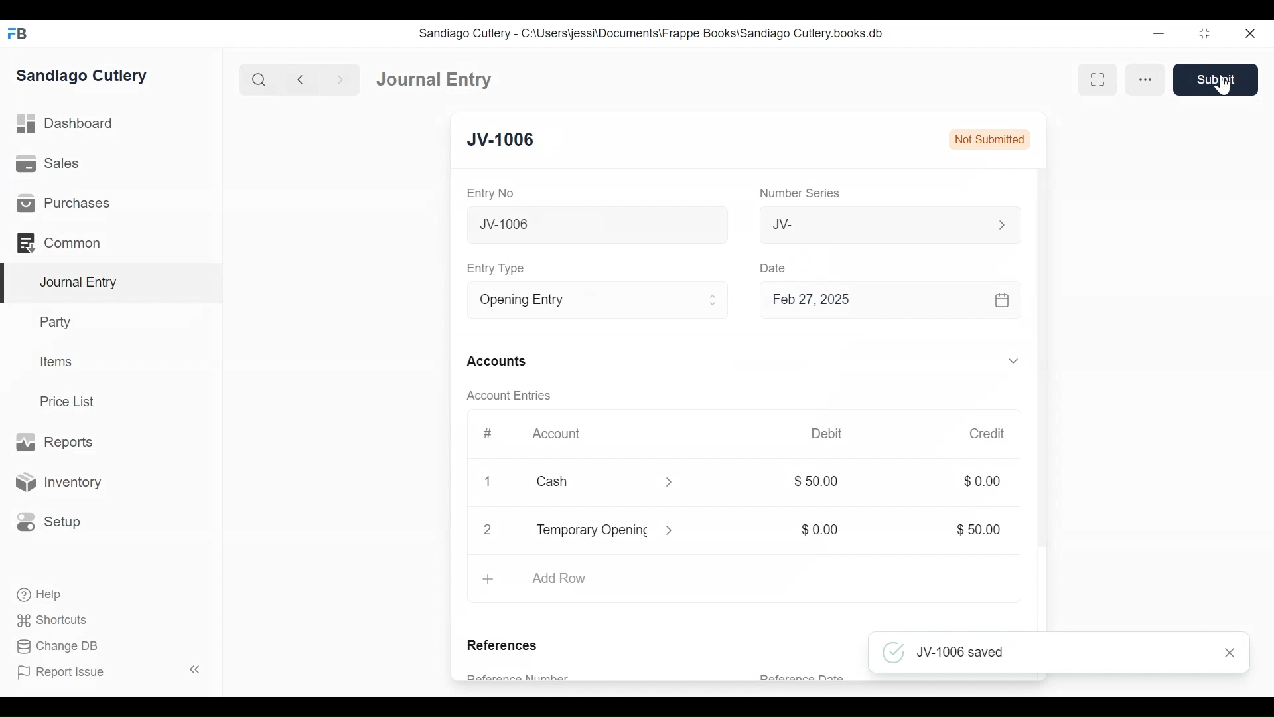  I want to click on Party, so click(58, 321).